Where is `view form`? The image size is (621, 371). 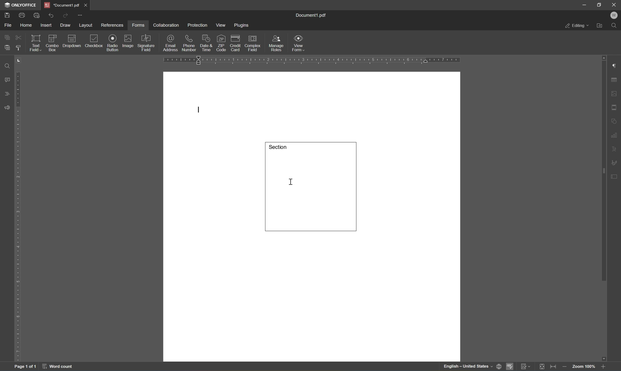
view form is located at coordinates (301, 44).